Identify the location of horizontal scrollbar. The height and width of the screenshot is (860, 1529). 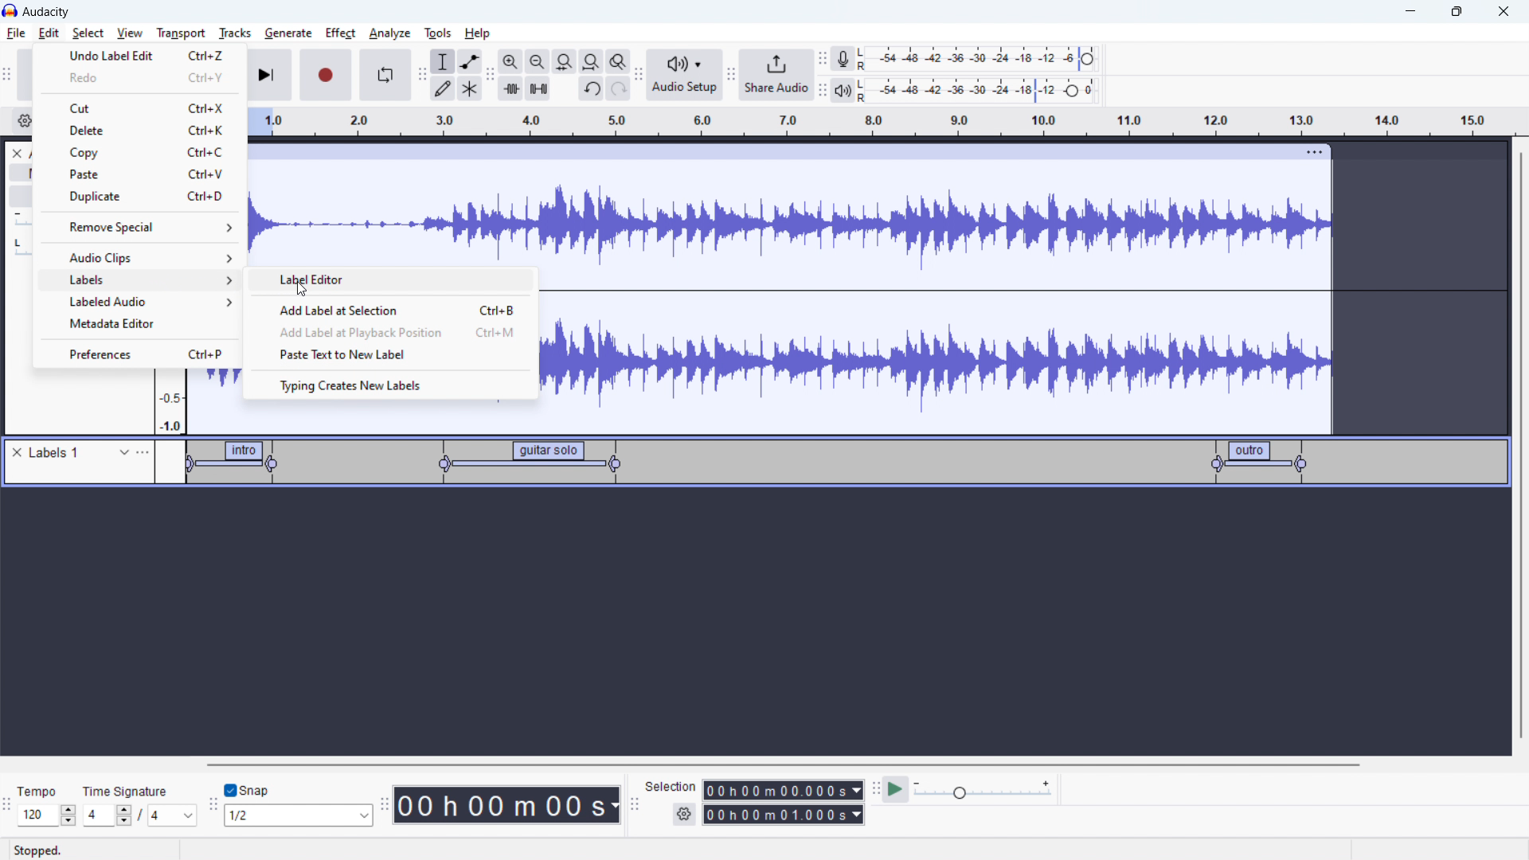
(785, 764).